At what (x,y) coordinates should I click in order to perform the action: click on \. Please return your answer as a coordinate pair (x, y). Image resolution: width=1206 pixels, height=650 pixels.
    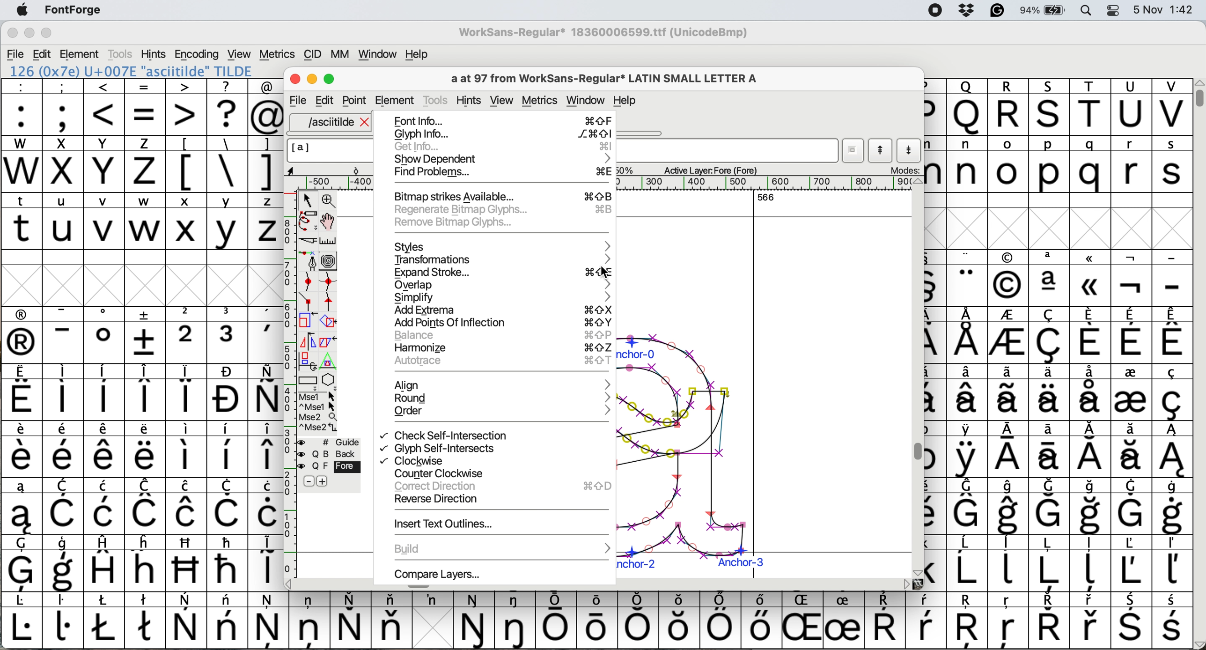
    Looking at the image, I should click on (227, 164).